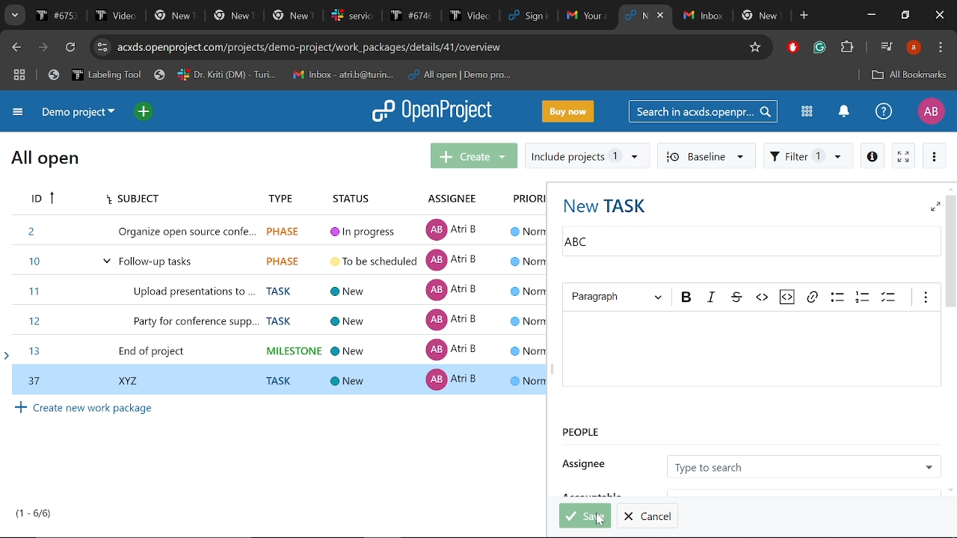  What do you see at coordinates (746, 244) in the screenshot?
I see `Task named "ABC"` at bounding box center [746, 244].